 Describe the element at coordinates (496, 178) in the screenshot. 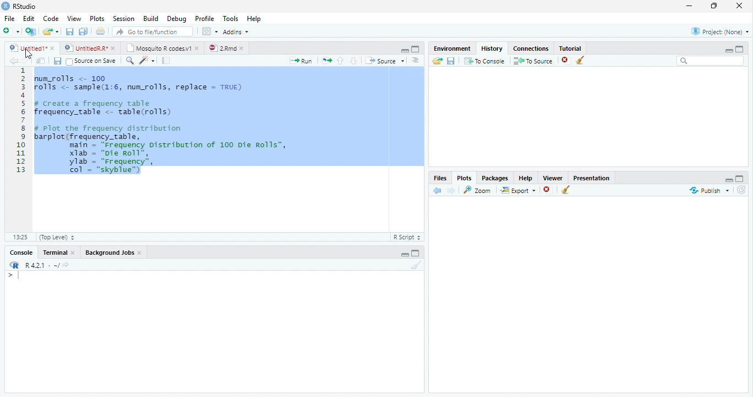

I see `Packages` at that location.